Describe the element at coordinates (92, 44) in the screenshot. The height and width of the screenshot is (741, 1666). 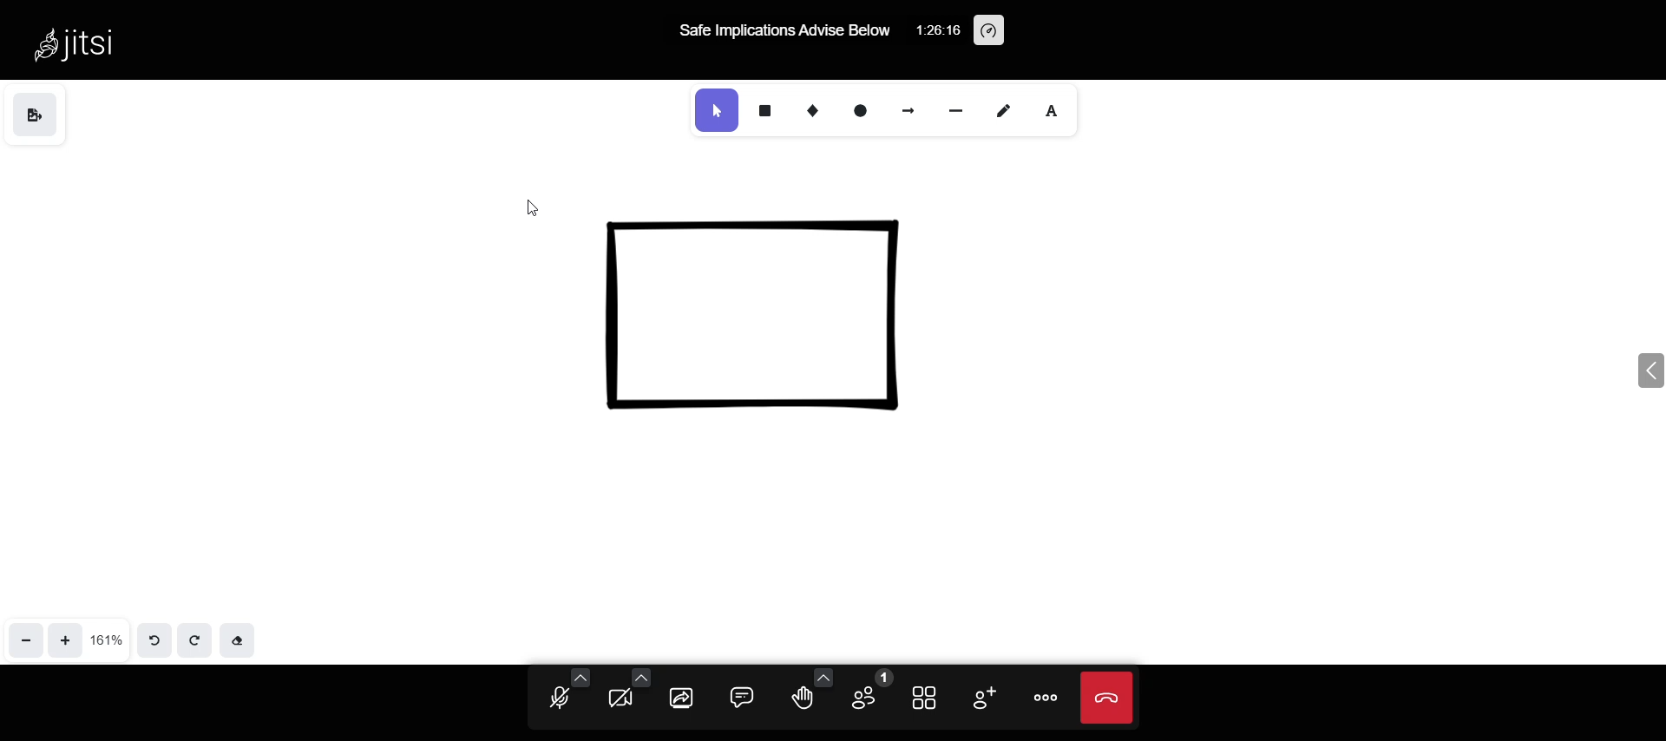
I see `Jitsi` at that location.